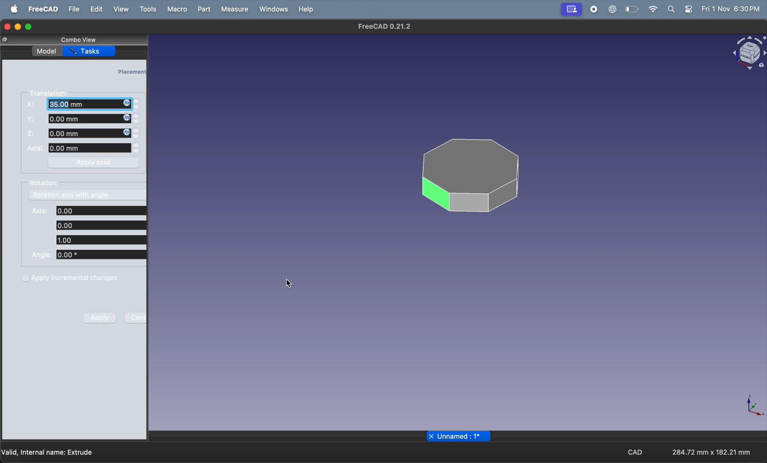 The width and height of the screenshot is (767, 463). Describe the element at coordinates (137, 145) in the screenshot. I see `up` at that location.